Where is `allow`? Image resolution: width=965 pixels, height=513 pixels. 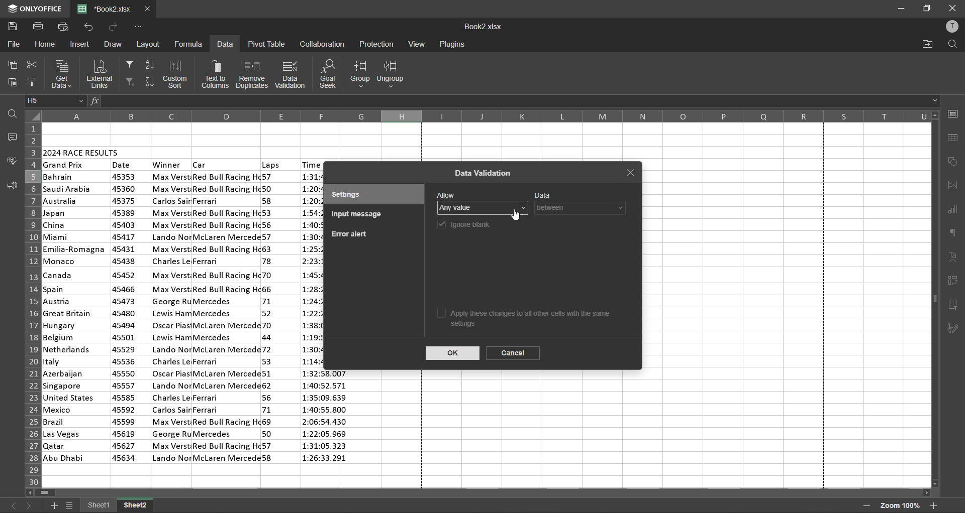 allow is located at coordinates (484, 208).